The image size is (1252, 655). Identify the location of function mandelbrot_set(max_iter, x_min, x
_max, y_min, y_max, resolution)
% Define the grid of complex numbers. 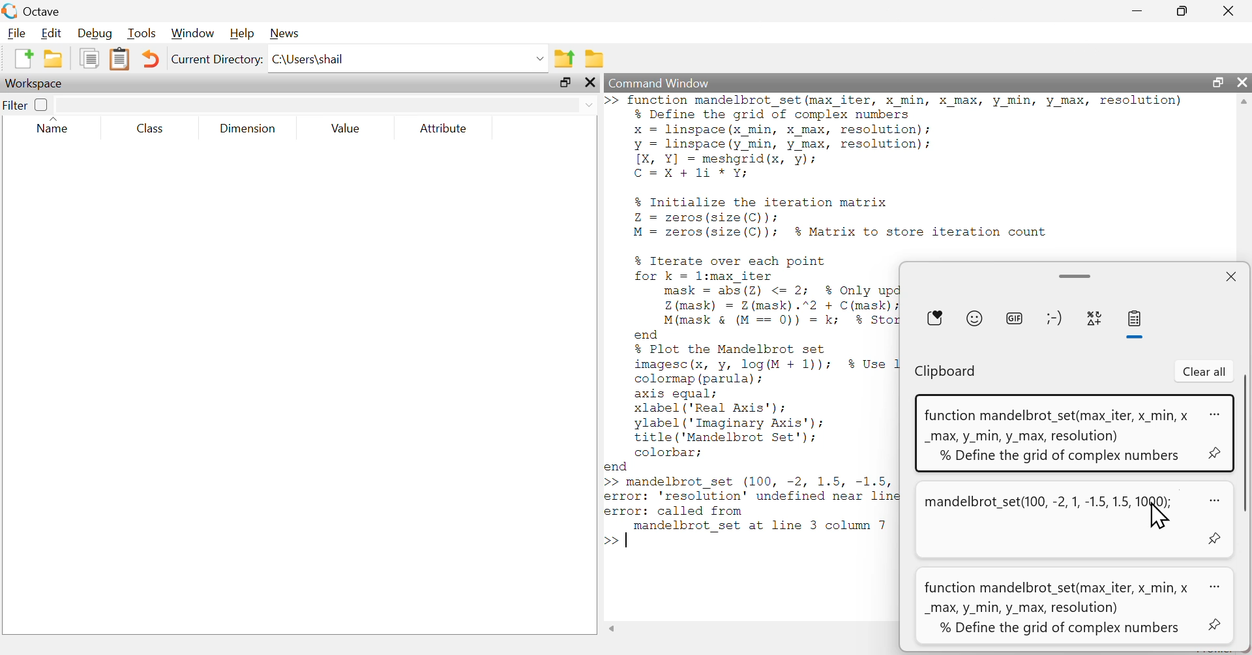
(1056, 433).